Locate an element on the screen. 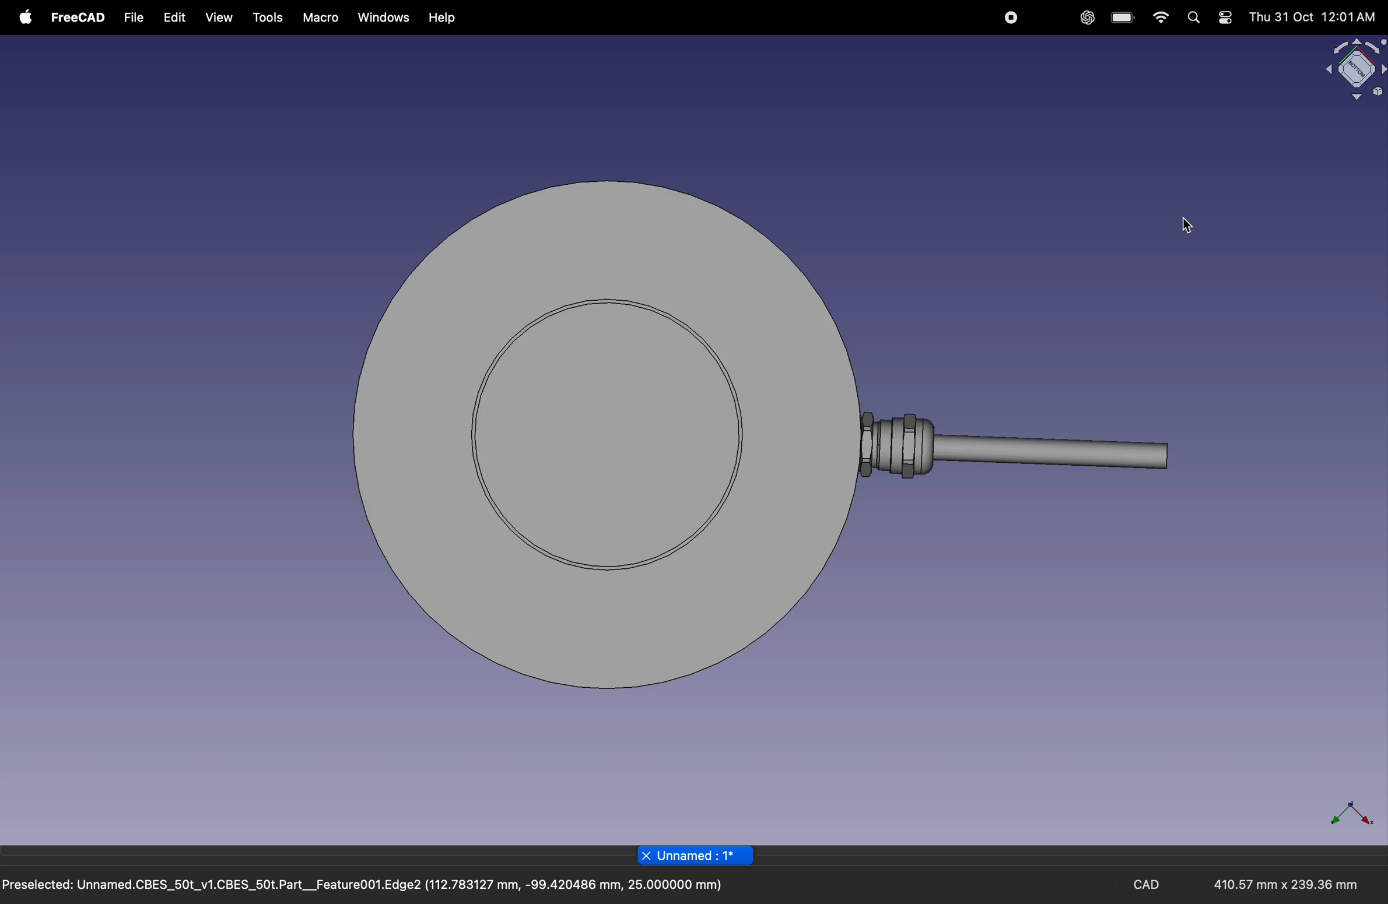 The width and height of the screenshot is (1388, 904). Thu 31 Oct  12:01 AM is located at coordinates (1313, 16).